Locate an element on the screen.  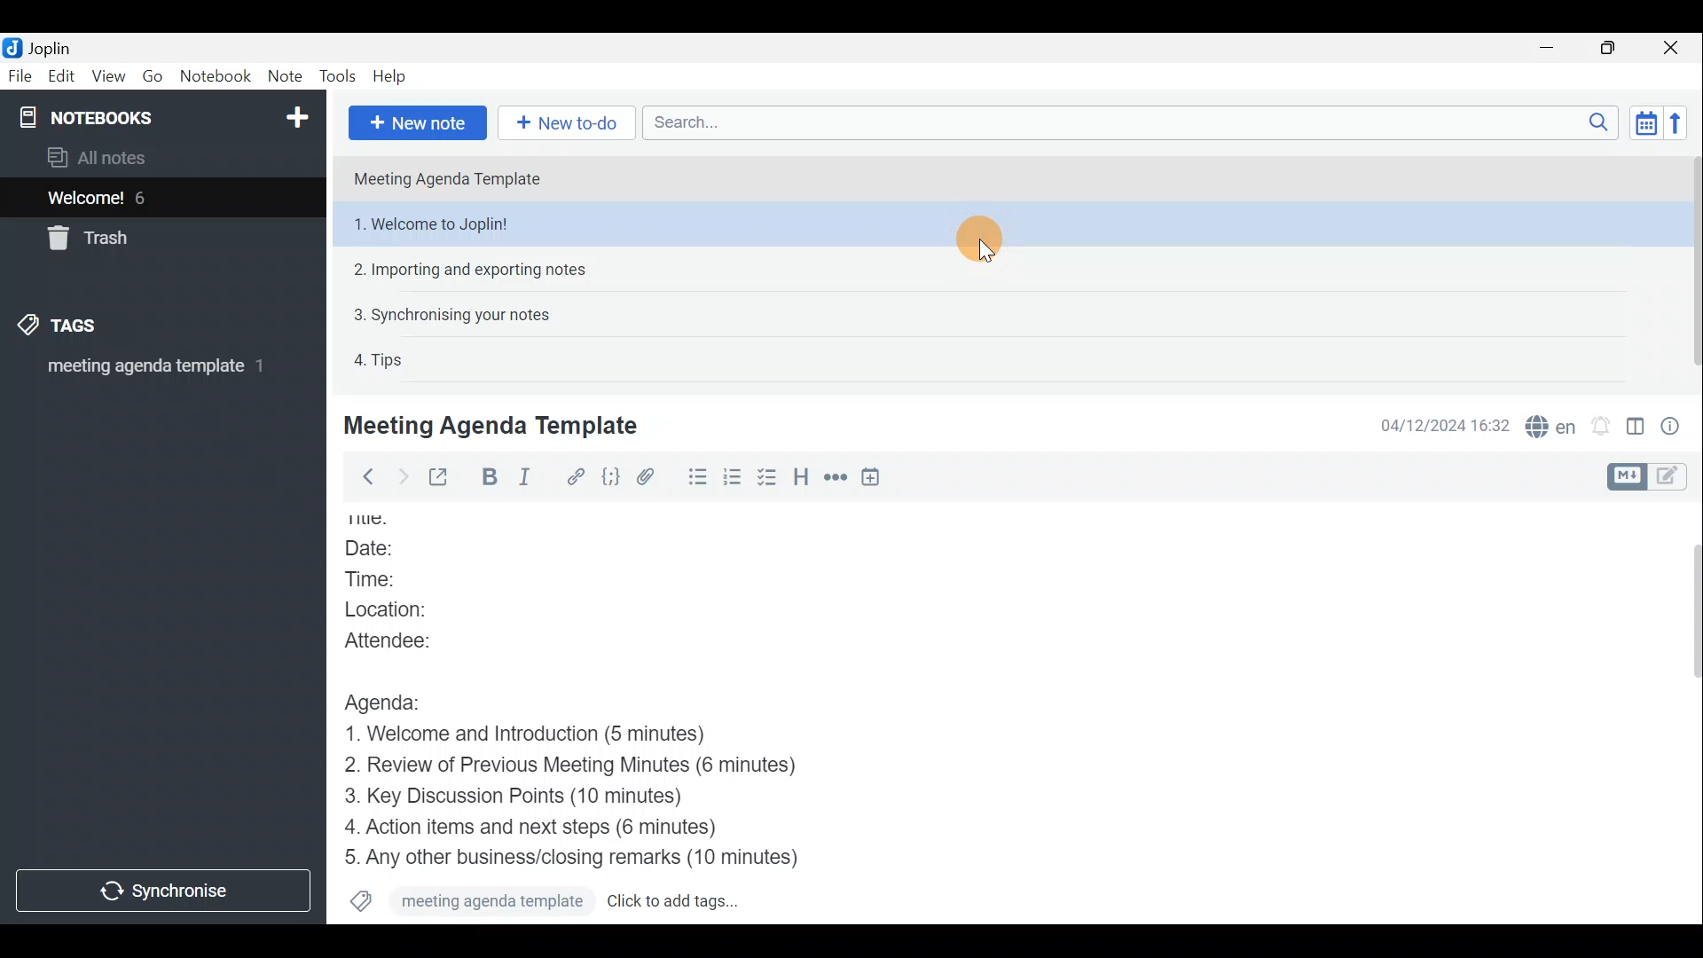
4. Action items and next steps (6 minutes) is located at coordinates (561, 826).